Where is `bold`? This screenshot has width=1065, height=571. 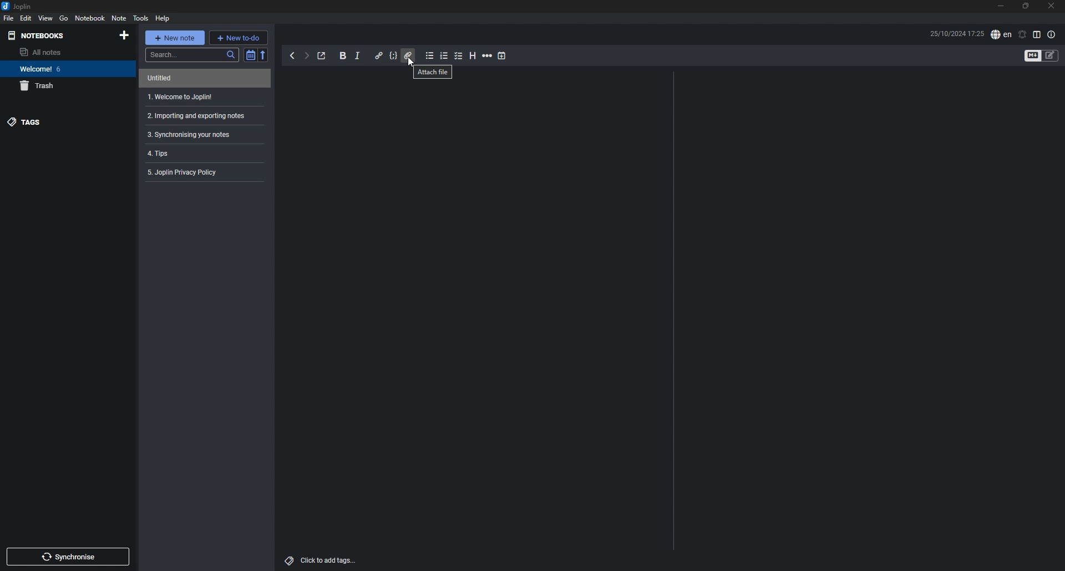 bold is located at coordinates (343, 55).